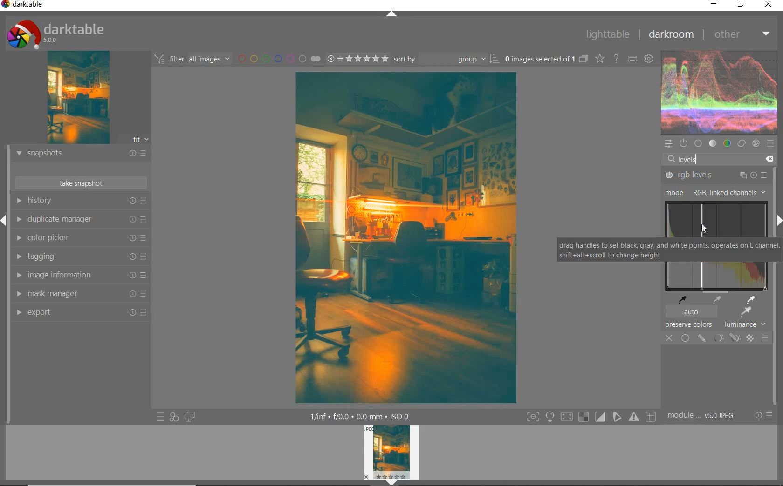 This screenshot has height=486, width=783. Describe the element at coordinates (80, 219) in the screenshot. I see `duplicate manager` at that location.